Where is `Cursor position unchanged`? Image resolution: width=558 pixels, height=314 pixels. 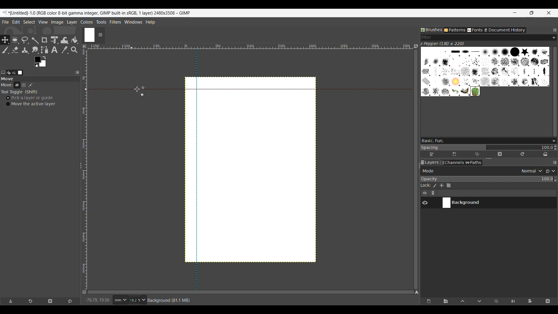
Cursor position unchanged is located at coordinates (139, 92).